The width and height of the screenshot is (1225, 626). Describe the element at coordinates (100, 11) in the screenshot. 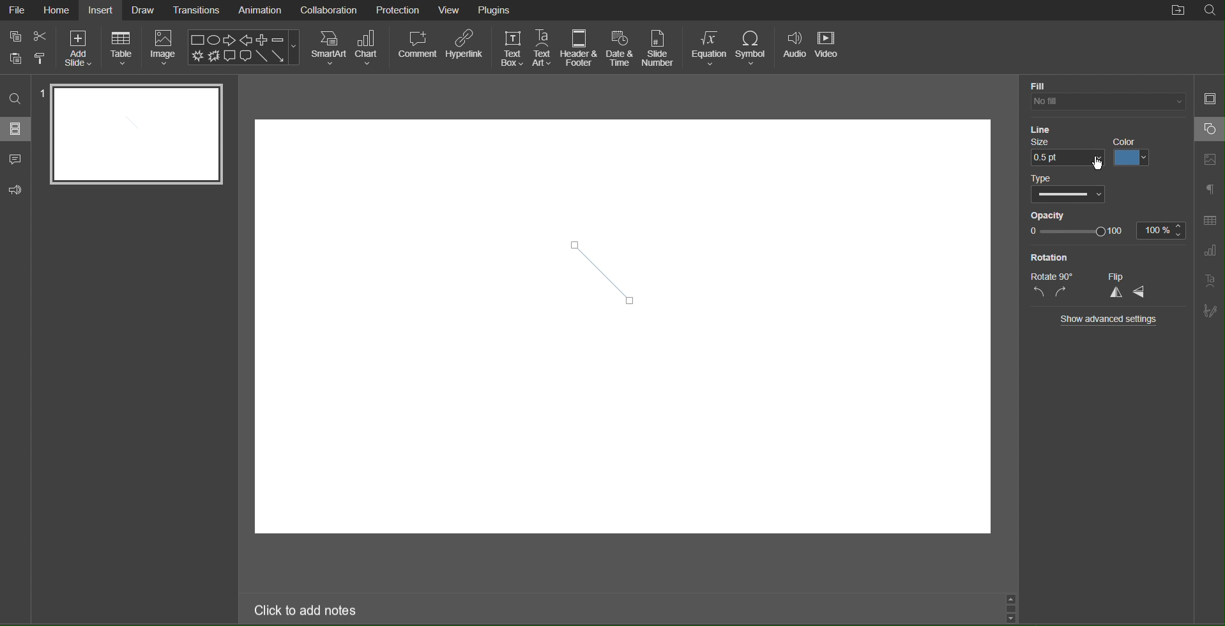

I see `Insert` at that location.